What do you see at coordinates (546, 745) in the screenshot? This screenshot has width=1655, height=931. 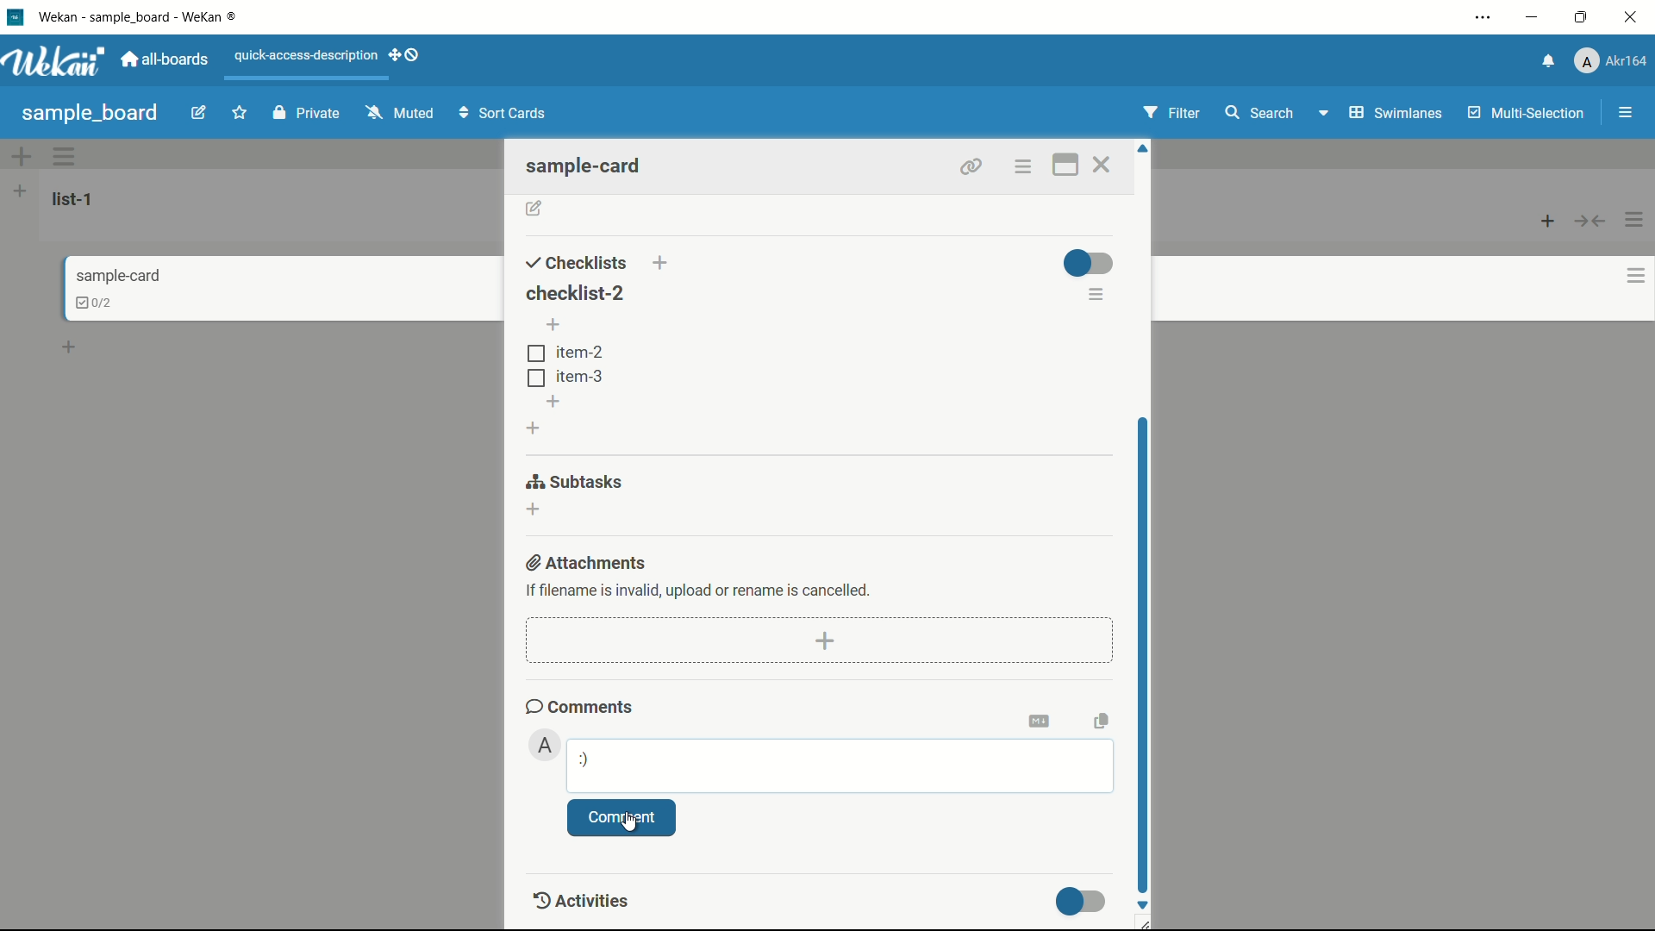 I see `admin` at bounding box center [546, 745].